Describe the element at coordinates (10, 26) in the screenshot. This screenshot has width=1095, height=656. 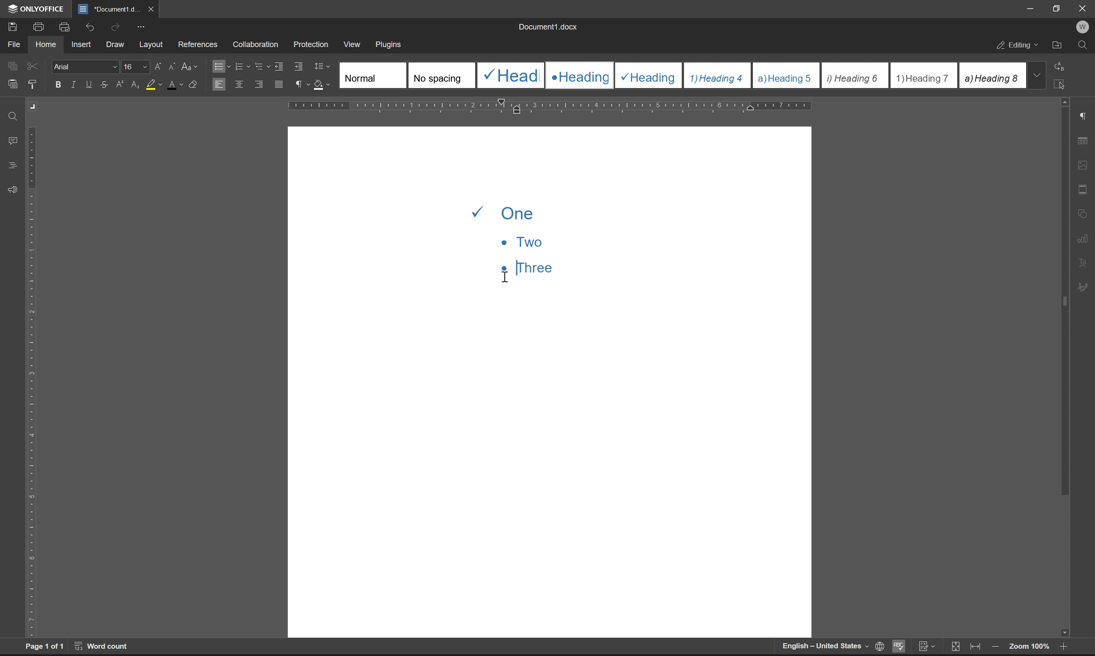
I see `save` at that location.